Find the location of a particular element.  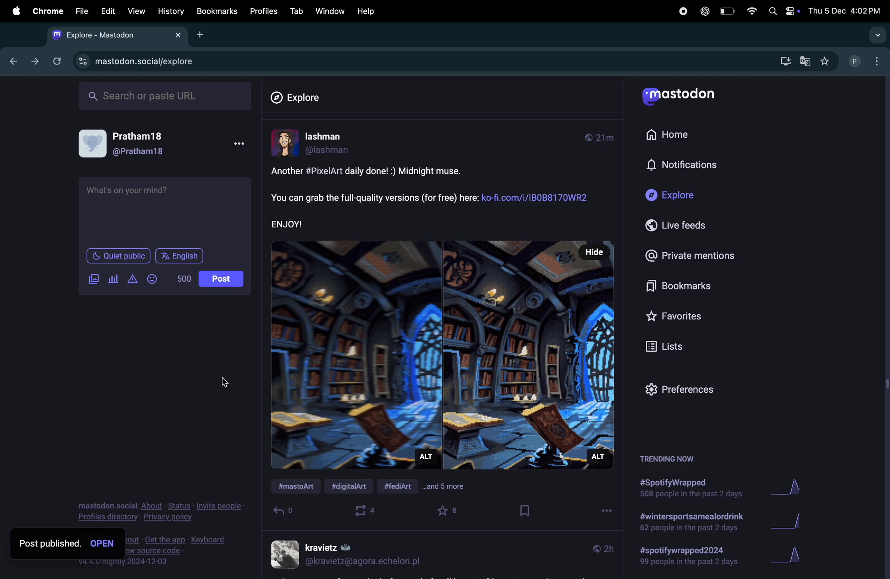

record is located at coordinates (682, 12).